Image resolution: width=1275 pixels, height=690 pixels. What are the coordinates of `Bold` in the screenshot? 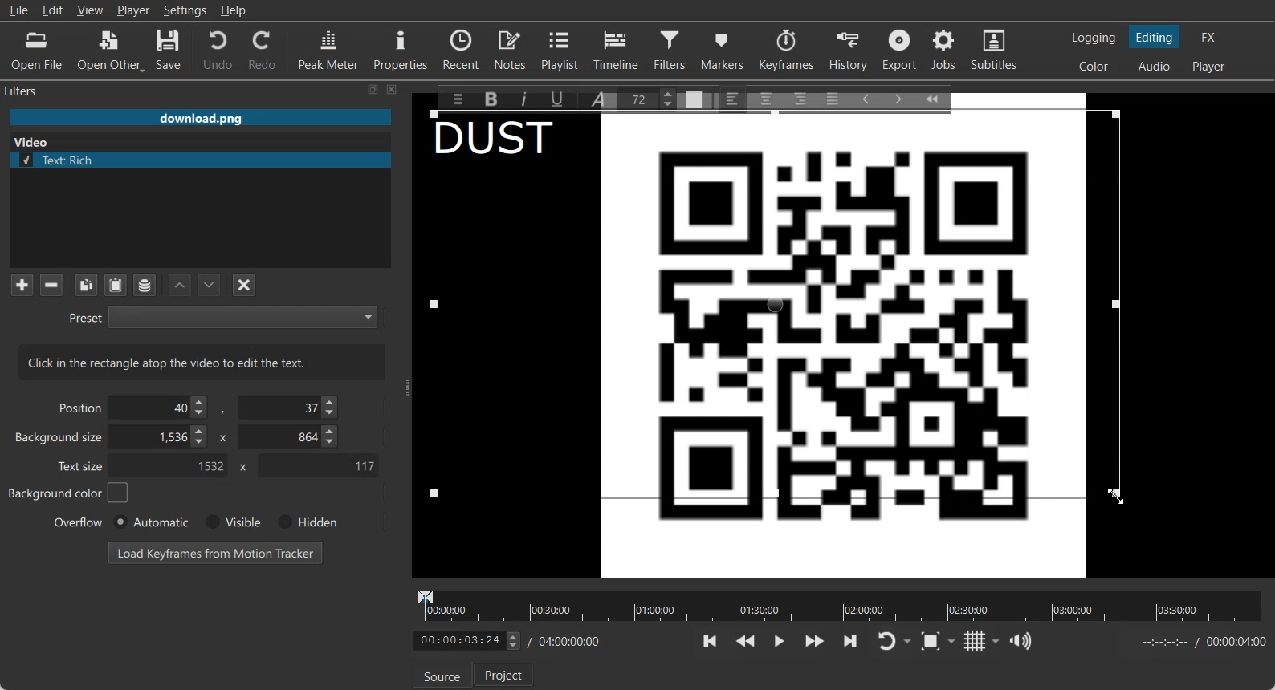 It's located at (490, 99).